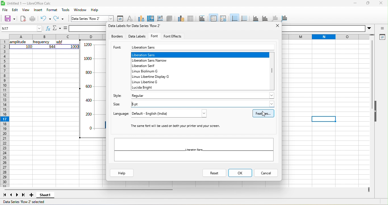 The width and height of the screenshot is (388, 205). I want to click on help, so click(94, 10).